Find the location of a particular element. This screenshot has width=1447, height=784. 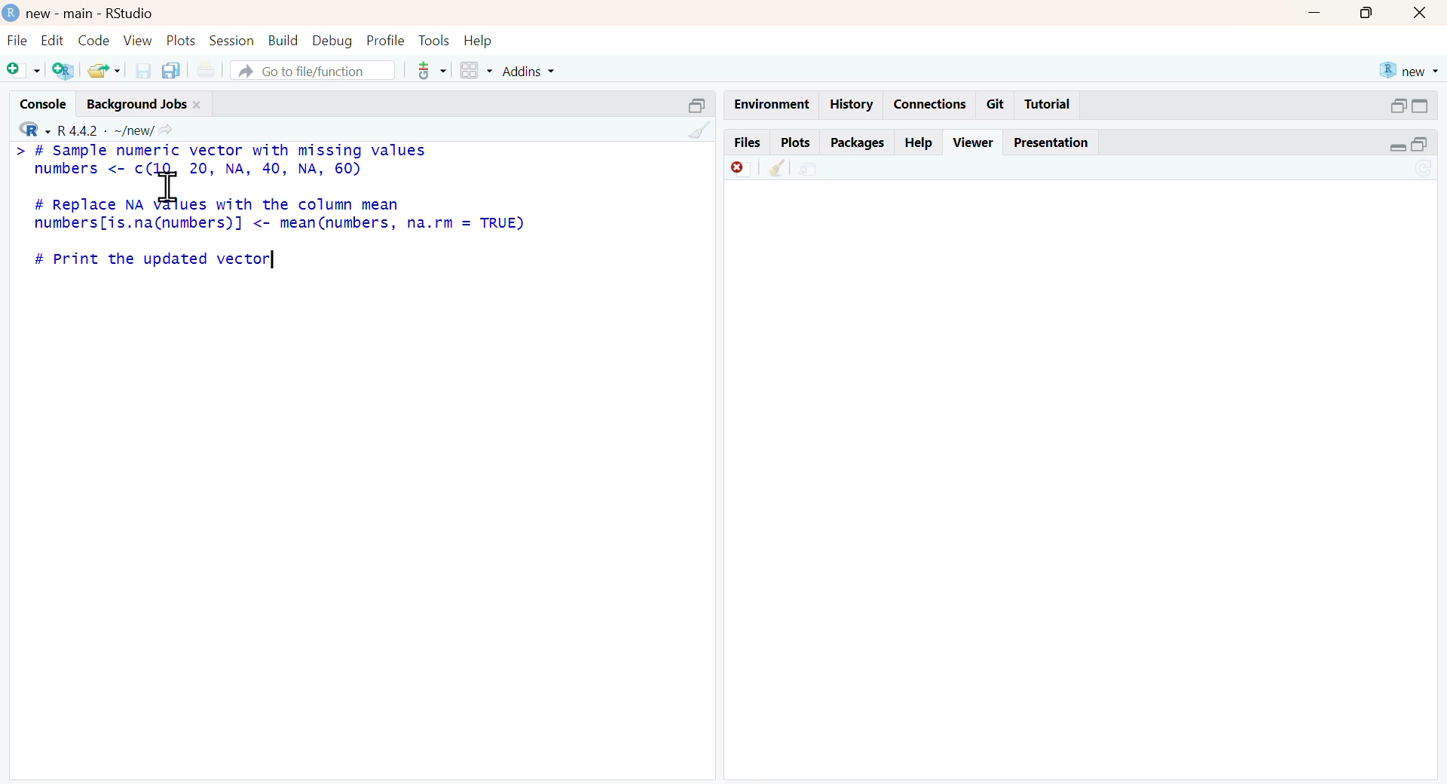

share folder is located at coordinates (106, 71).